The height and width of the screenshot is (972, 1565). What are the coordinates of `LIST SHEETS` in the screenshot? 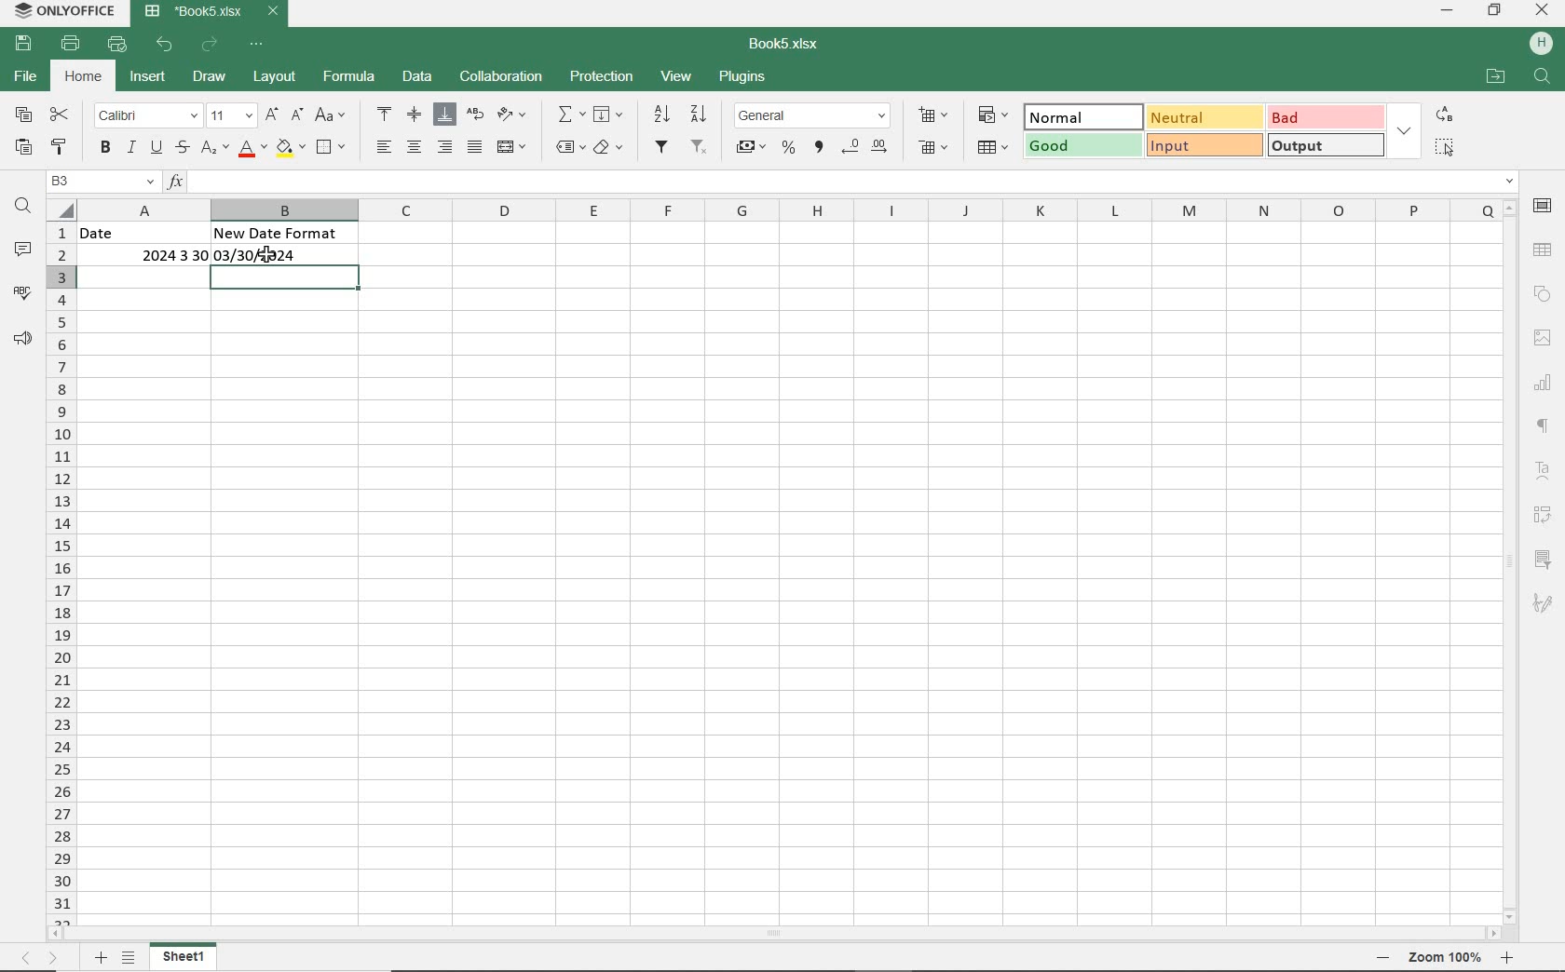 It's located at (129, 958).